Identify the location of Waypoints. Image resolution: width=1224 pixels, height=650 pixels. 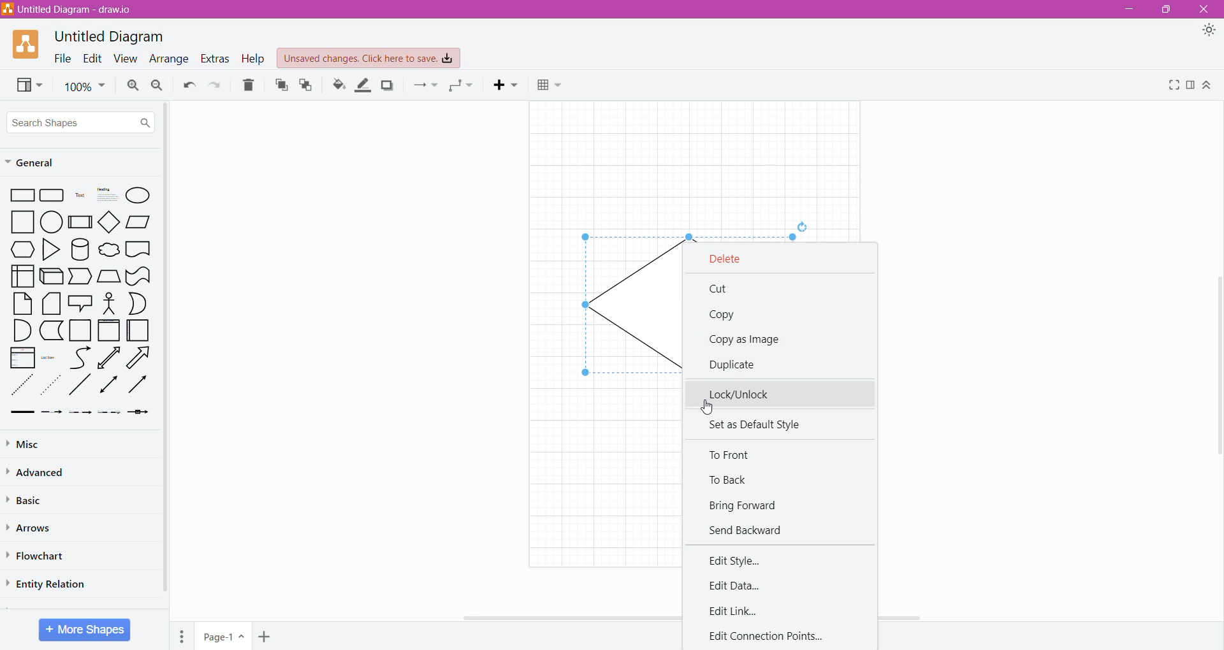
(463, 85).